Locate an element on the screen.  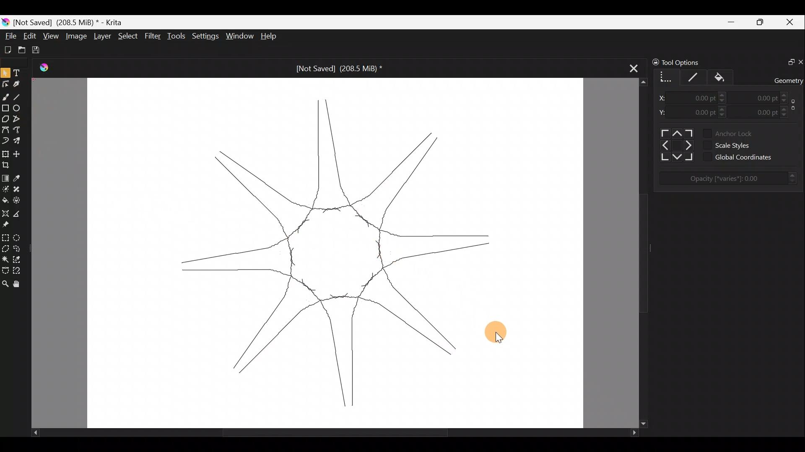
Similar color selection tool is located at coordinates (18, 259).